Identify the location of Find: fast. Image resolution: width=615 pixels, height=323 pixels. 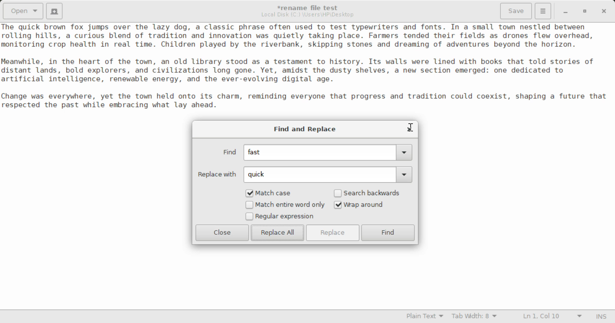
(314, 153).